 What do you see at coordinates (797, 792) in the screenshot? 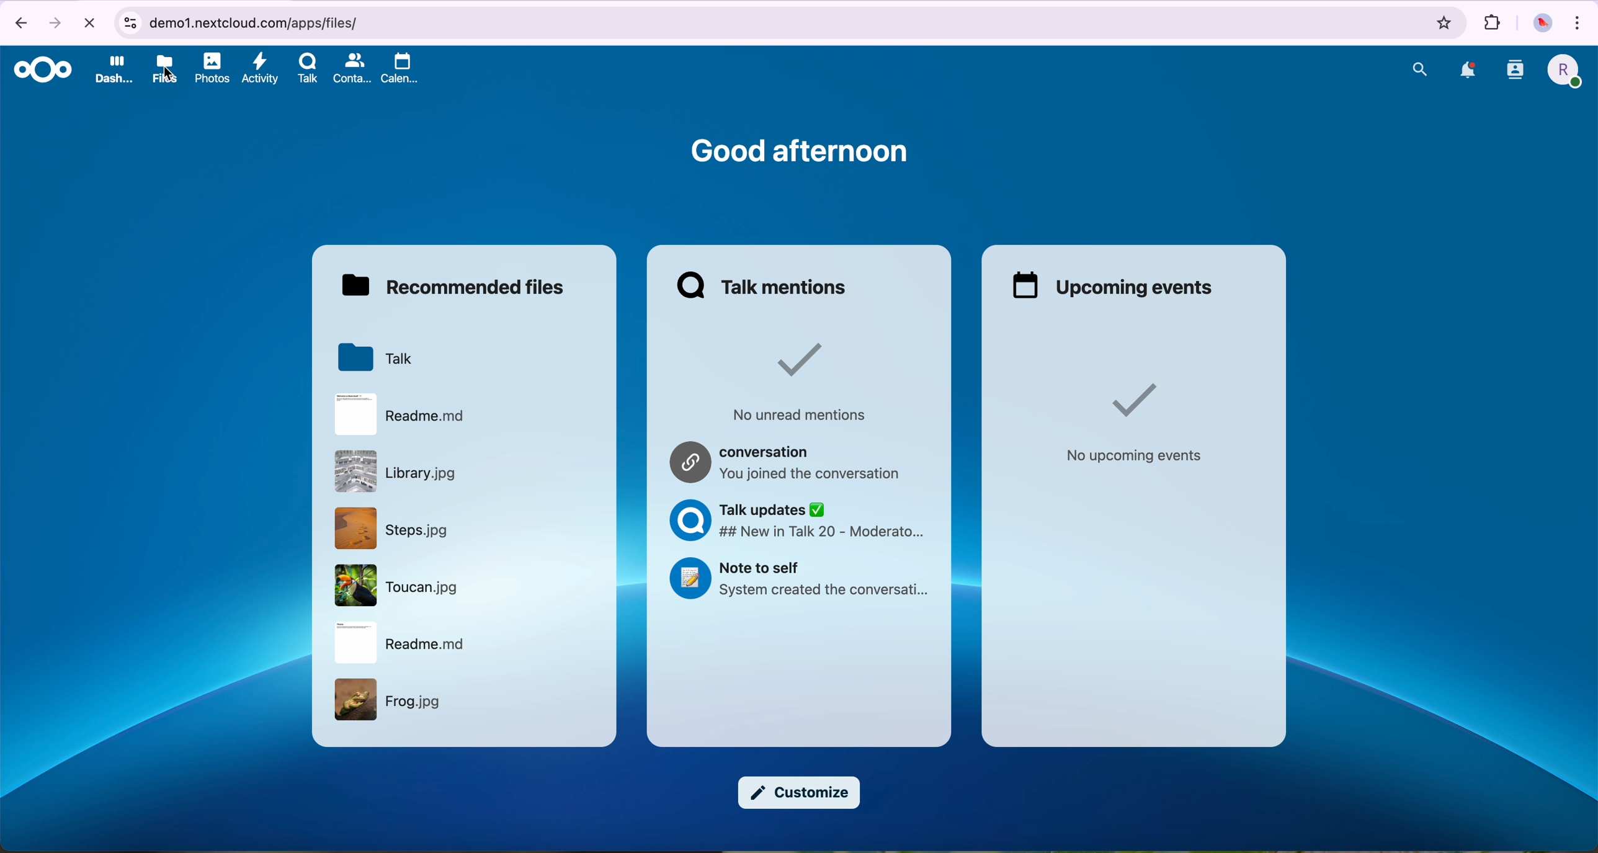
I see `customize button` at bounding box center [797, 792].